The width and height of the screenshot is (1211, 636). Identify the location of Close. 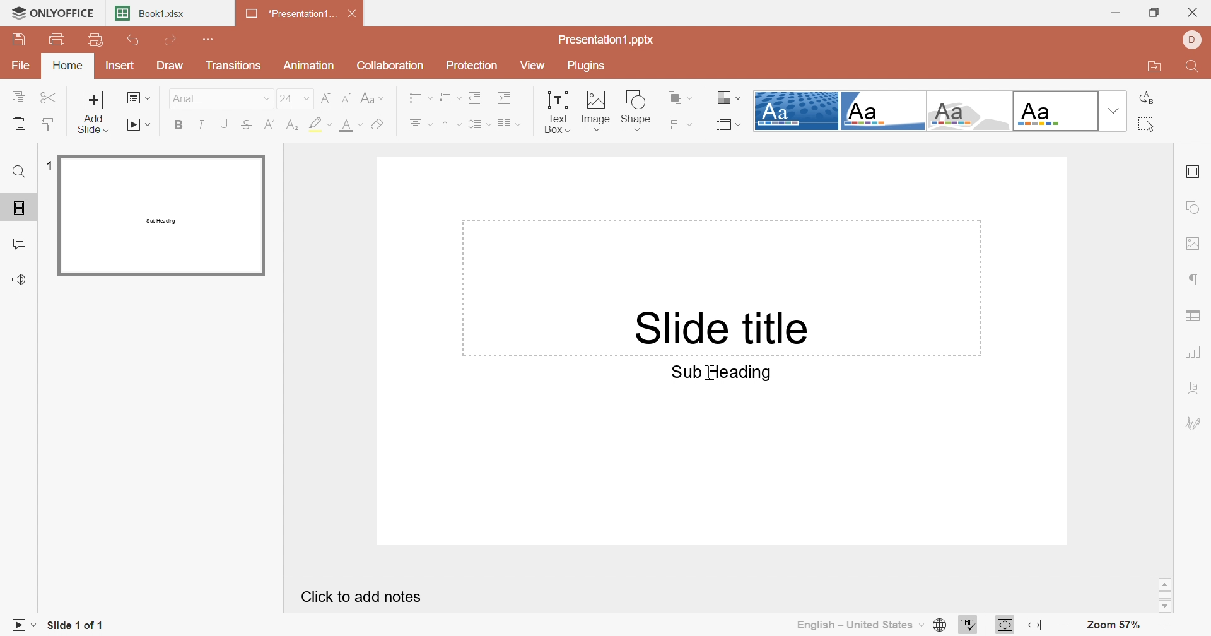
(352, 12).